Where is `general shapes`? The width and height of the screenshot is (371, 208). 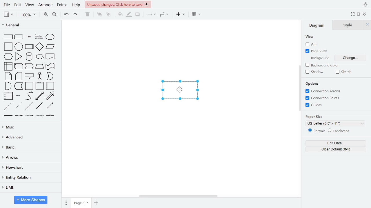
general shapes is located at coordinates (8, 115).